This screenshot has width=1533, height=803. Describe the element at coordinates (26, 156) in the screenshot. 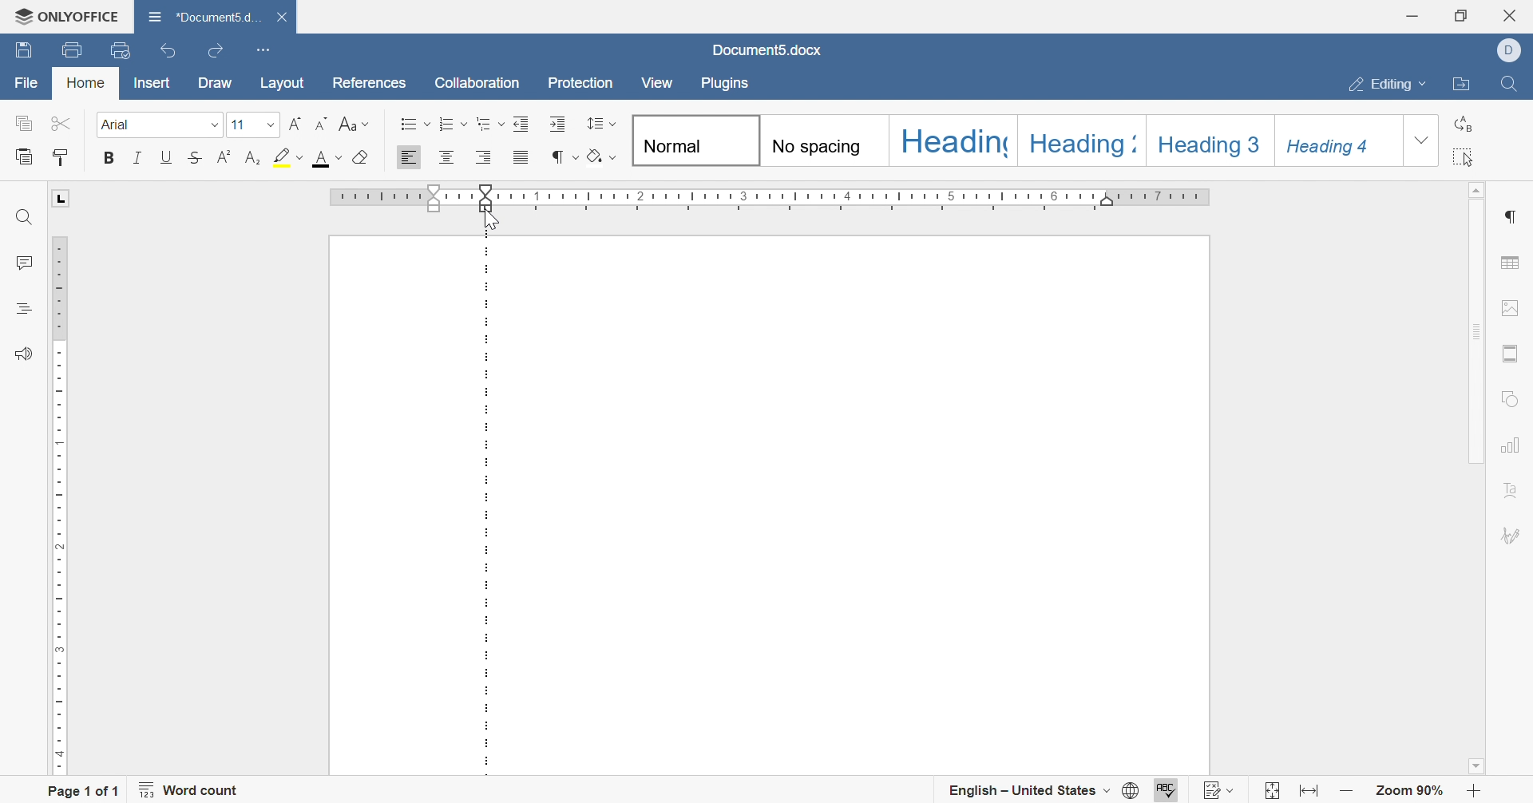

I see `paste` at that location.